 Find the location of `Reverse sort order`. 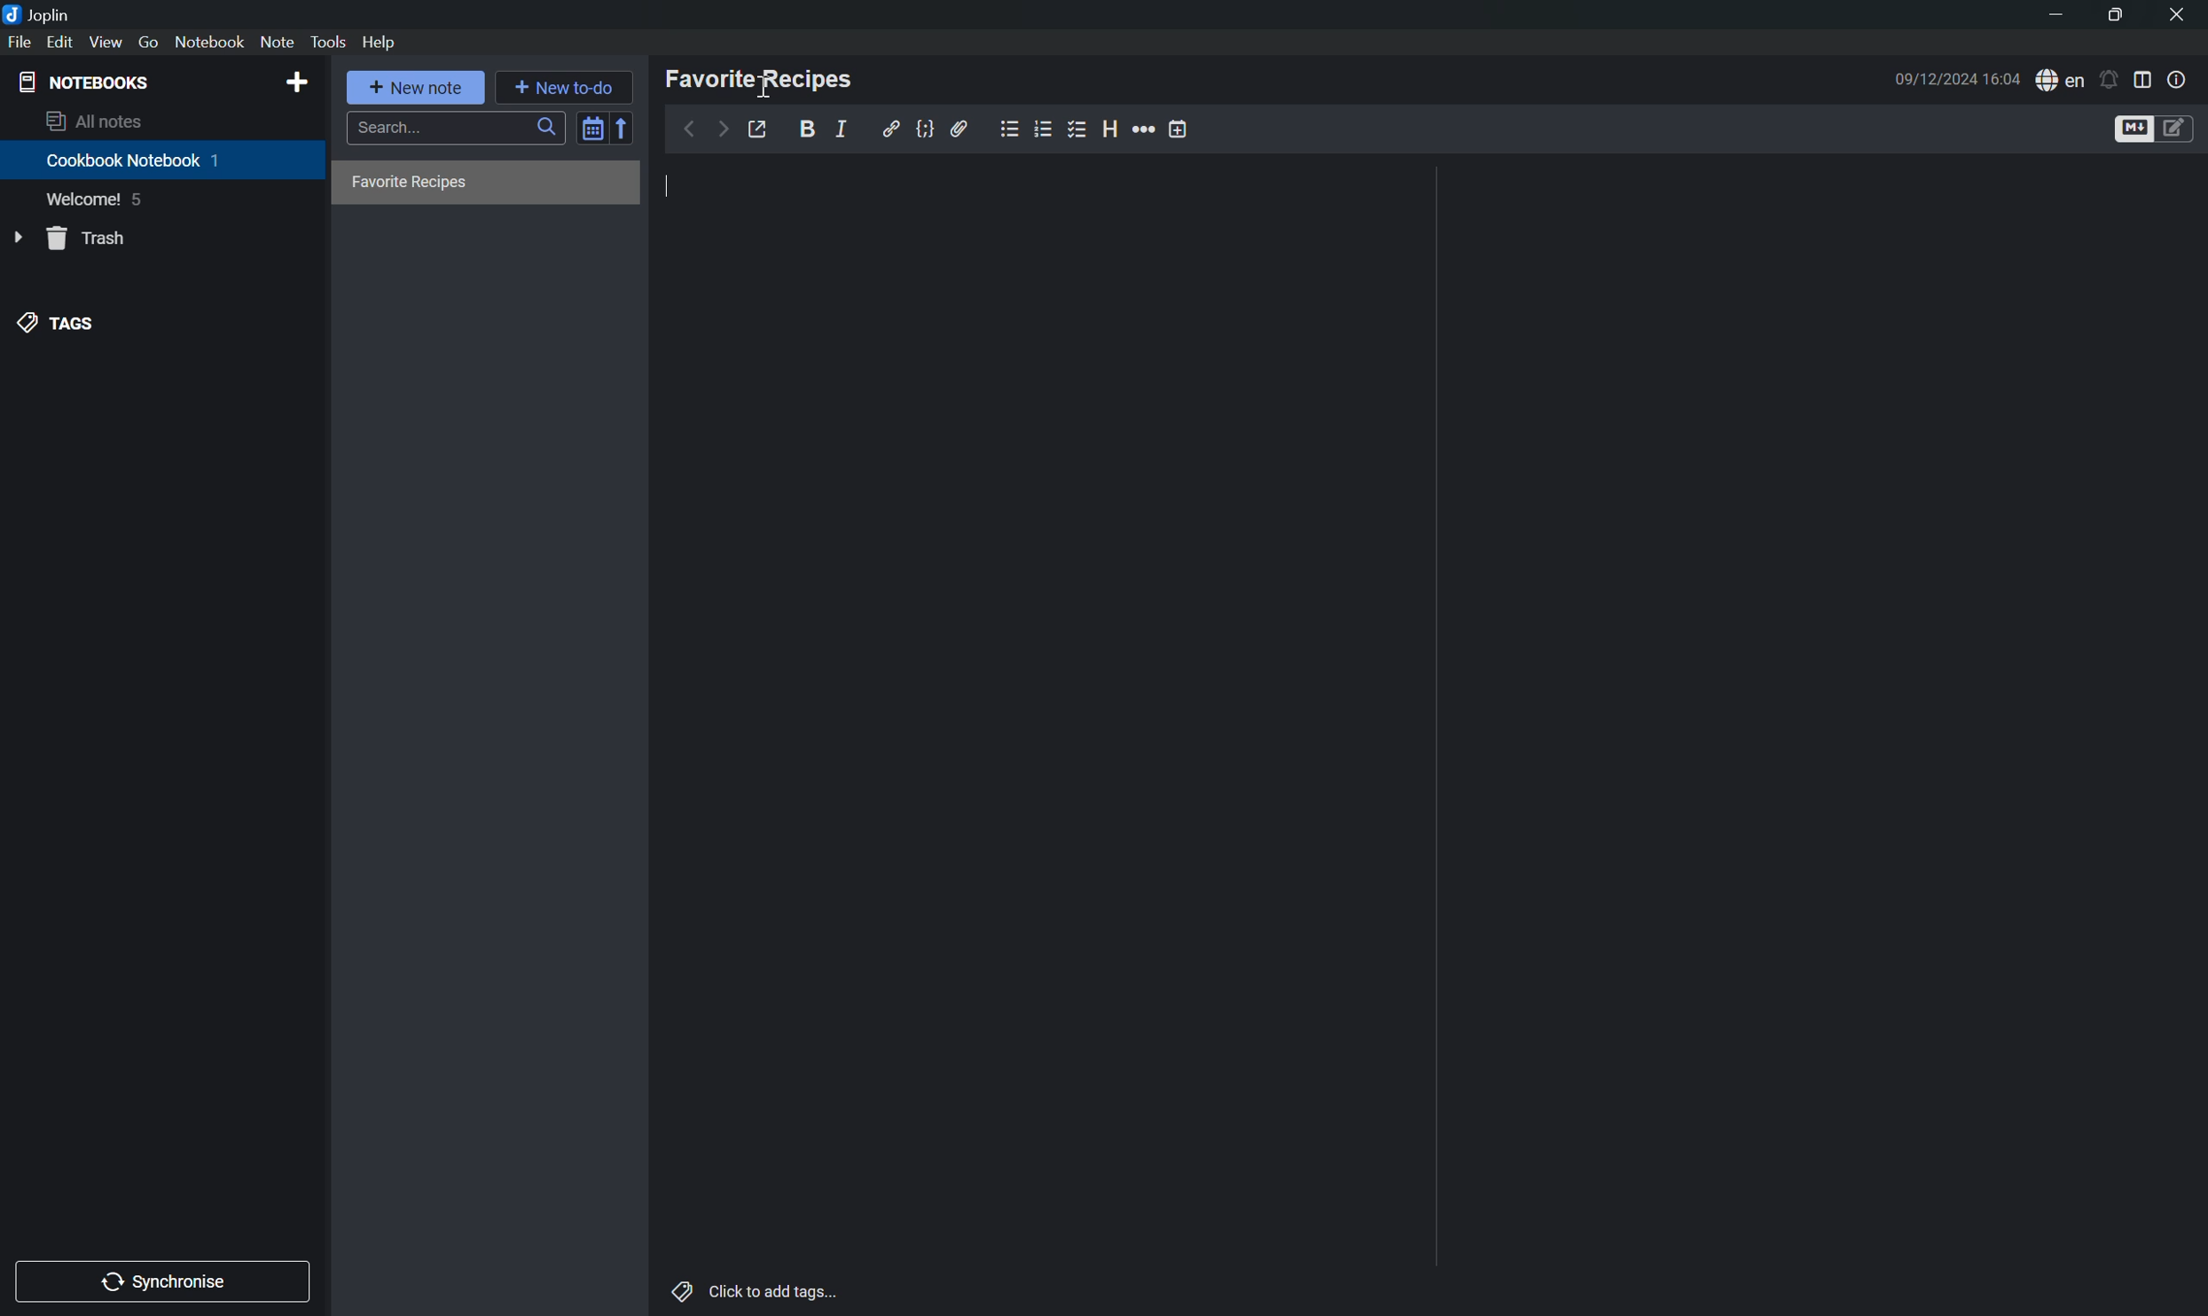

Reverse sort order is located at coordinates (622, 129).